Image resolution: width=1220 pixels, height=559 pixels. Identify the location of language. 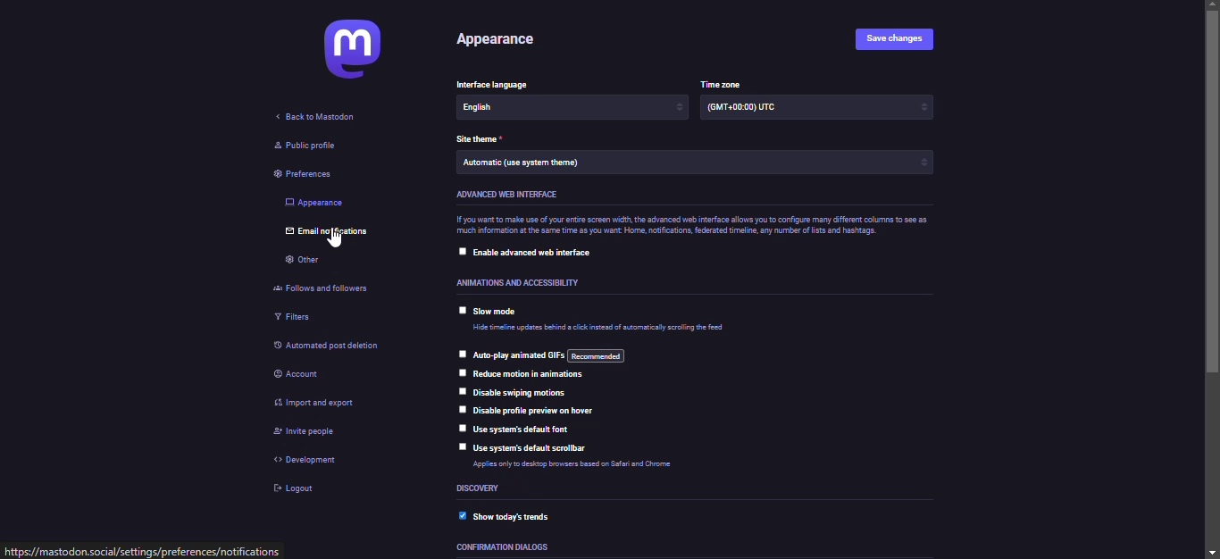
(497, 84).